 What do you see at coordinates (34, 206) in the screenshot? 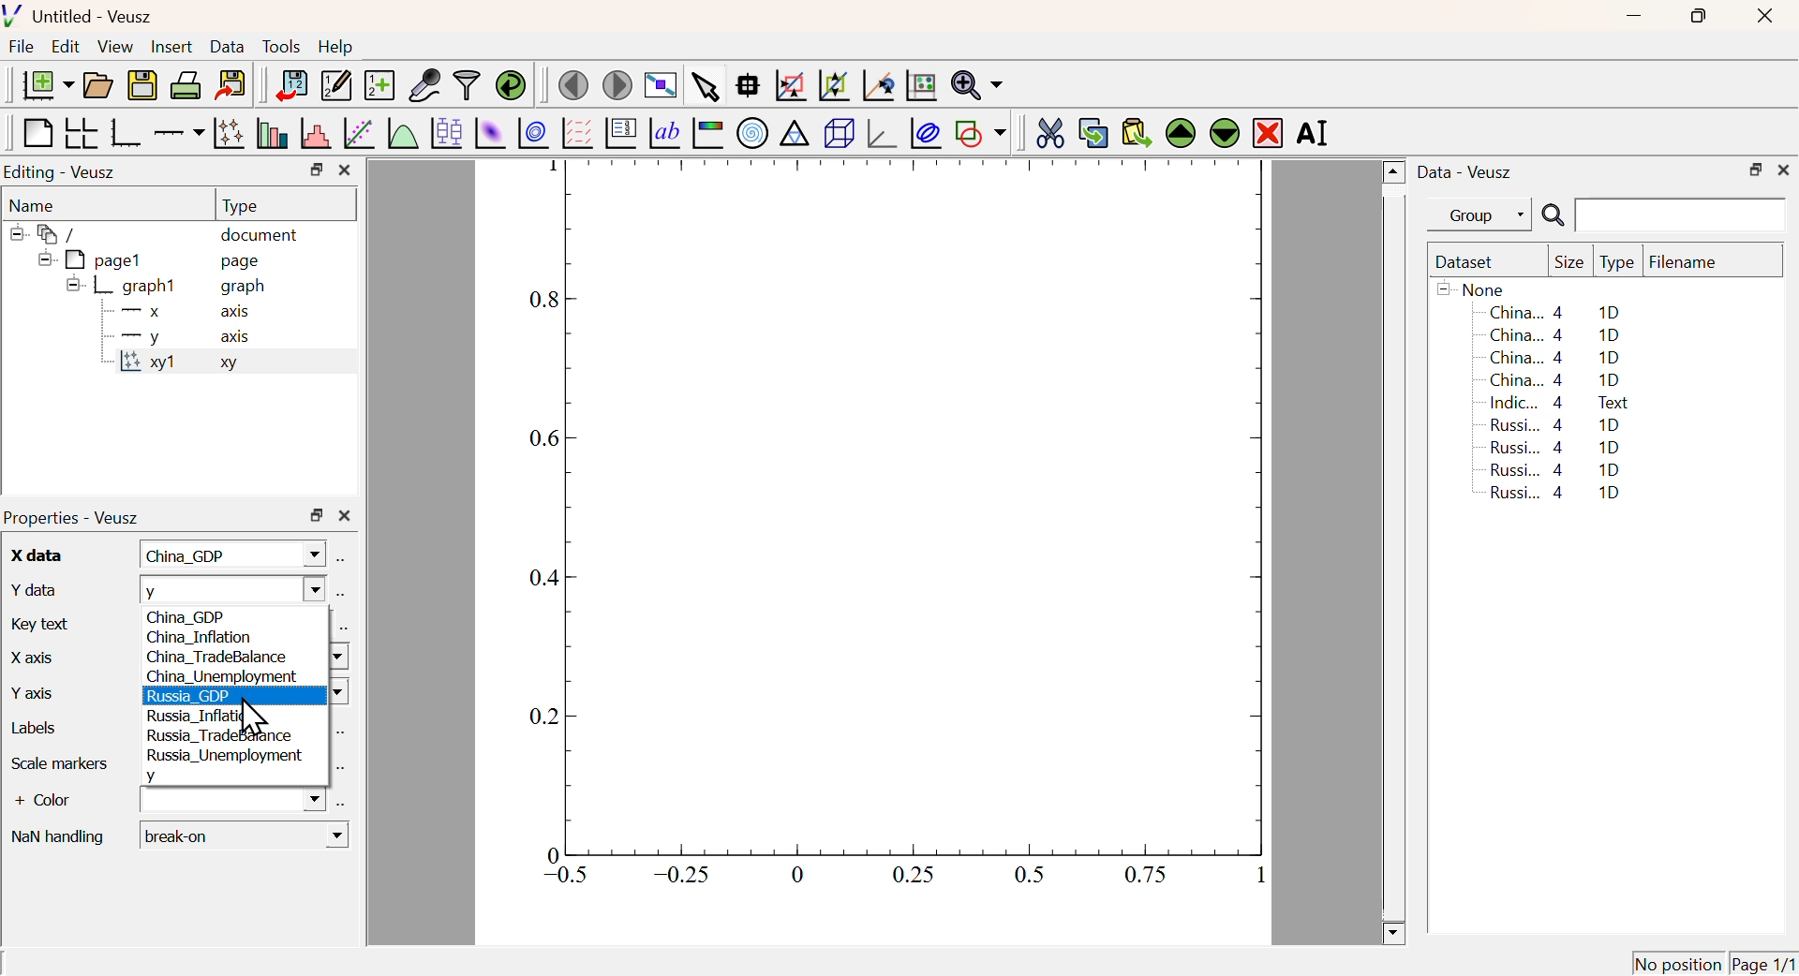
I see `Name` at bounding box center [34, 206].